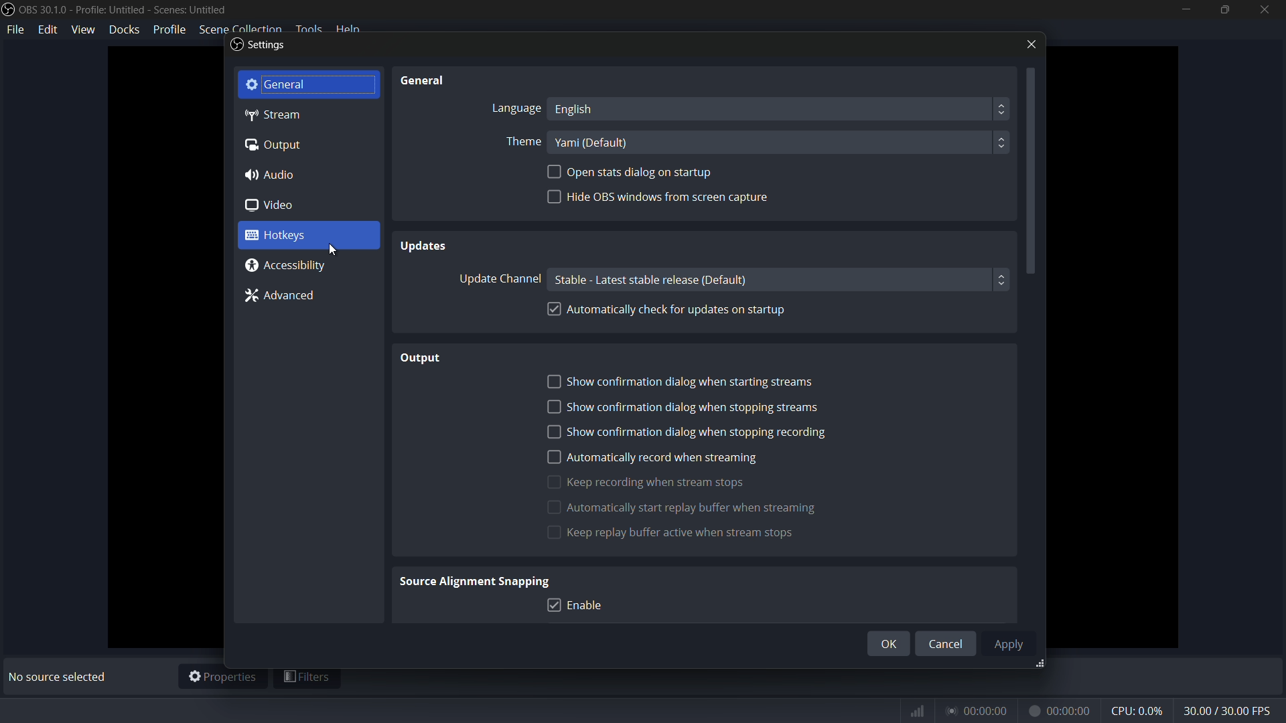  I want to click on close, so click(1031, 45).